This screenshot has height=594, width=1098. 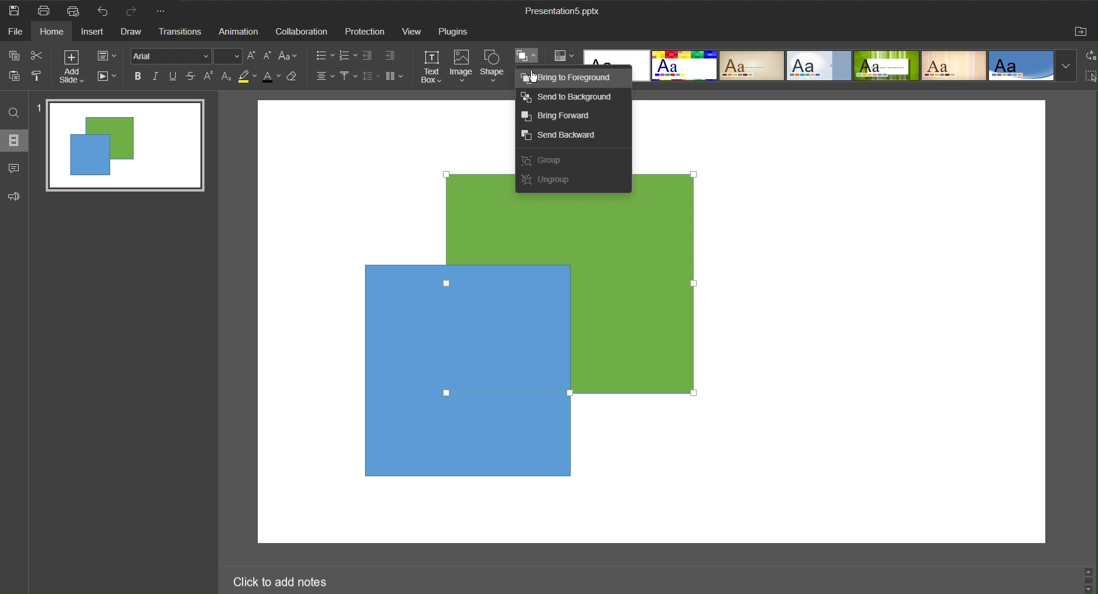 What do you see at coordinates (106, 12) in the screenshot?
I see `Undo` at bounding box center [106, 12].